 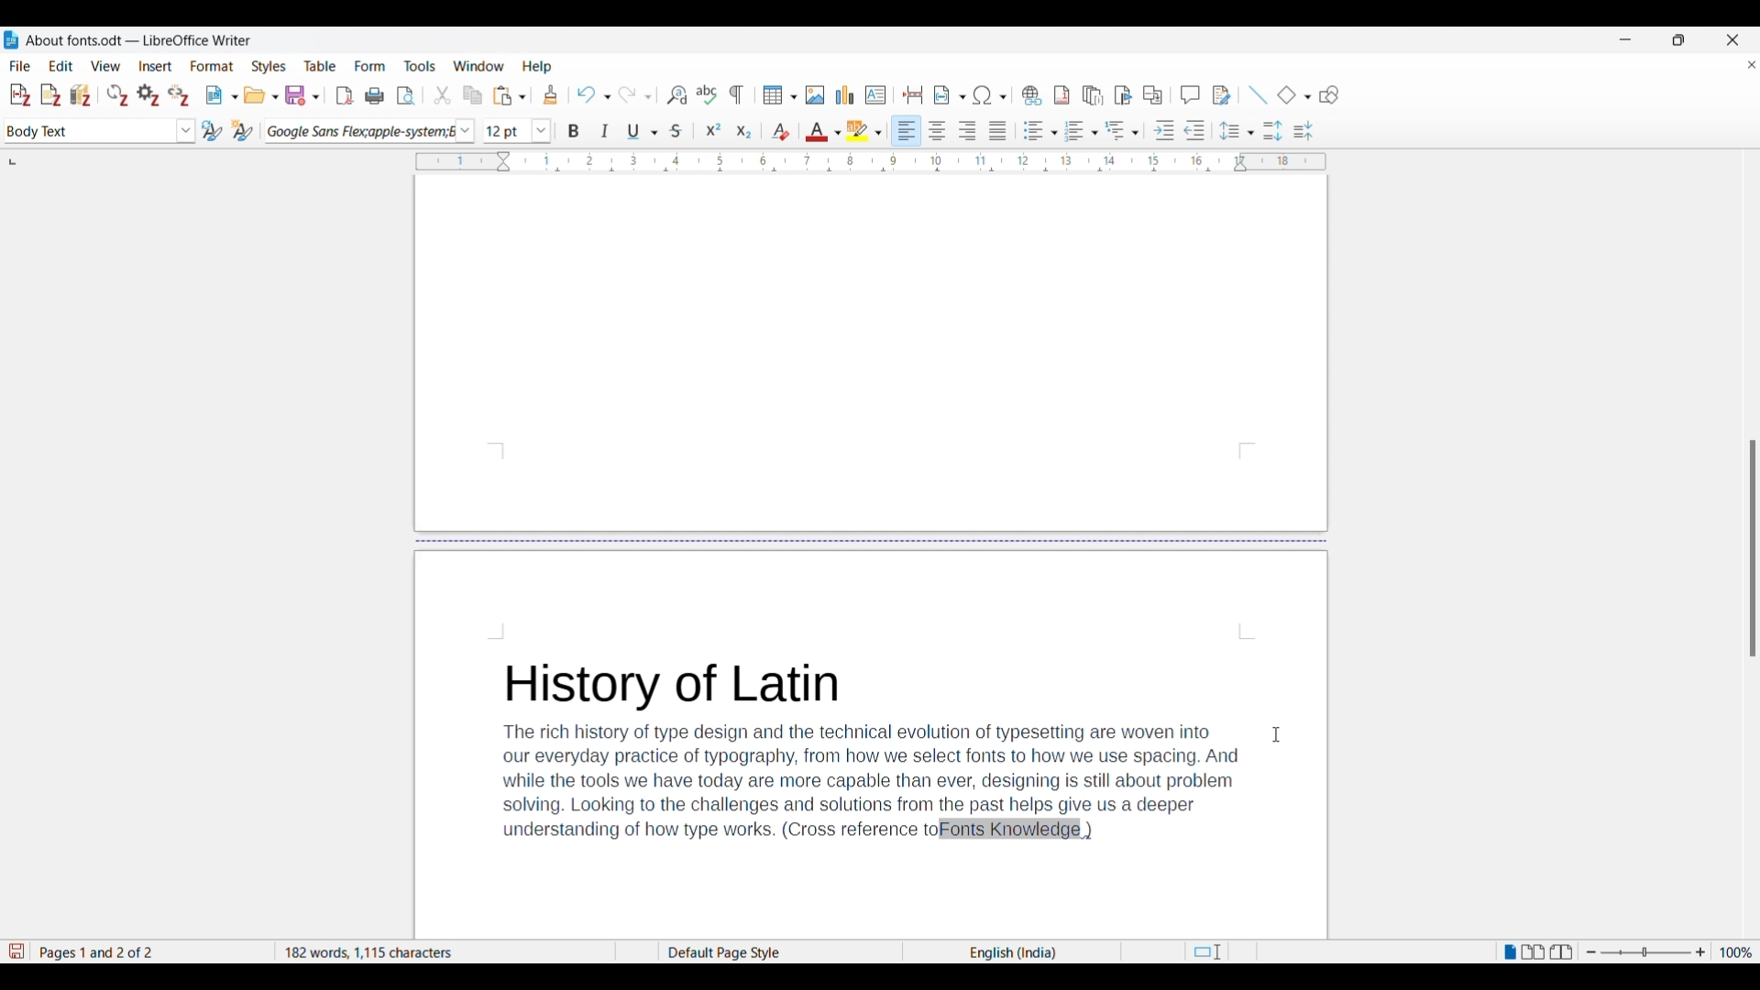 I want to click on Insert endnote, so click(x=1093, y=96).